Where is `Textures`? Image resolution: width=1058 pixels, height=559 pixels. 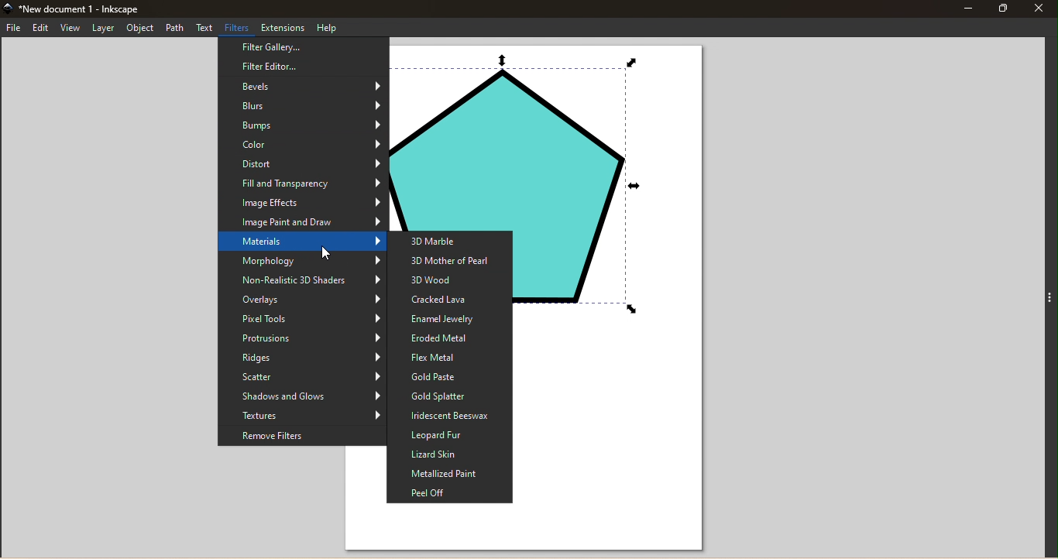
Textures is located at coordinates (301, 417).